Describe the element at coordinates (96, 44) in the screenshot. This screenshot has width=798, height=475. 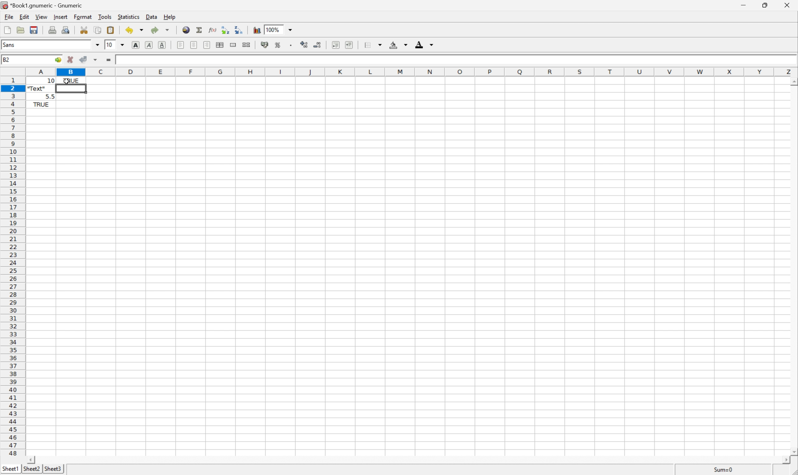
I see `Drop Down` at that location.